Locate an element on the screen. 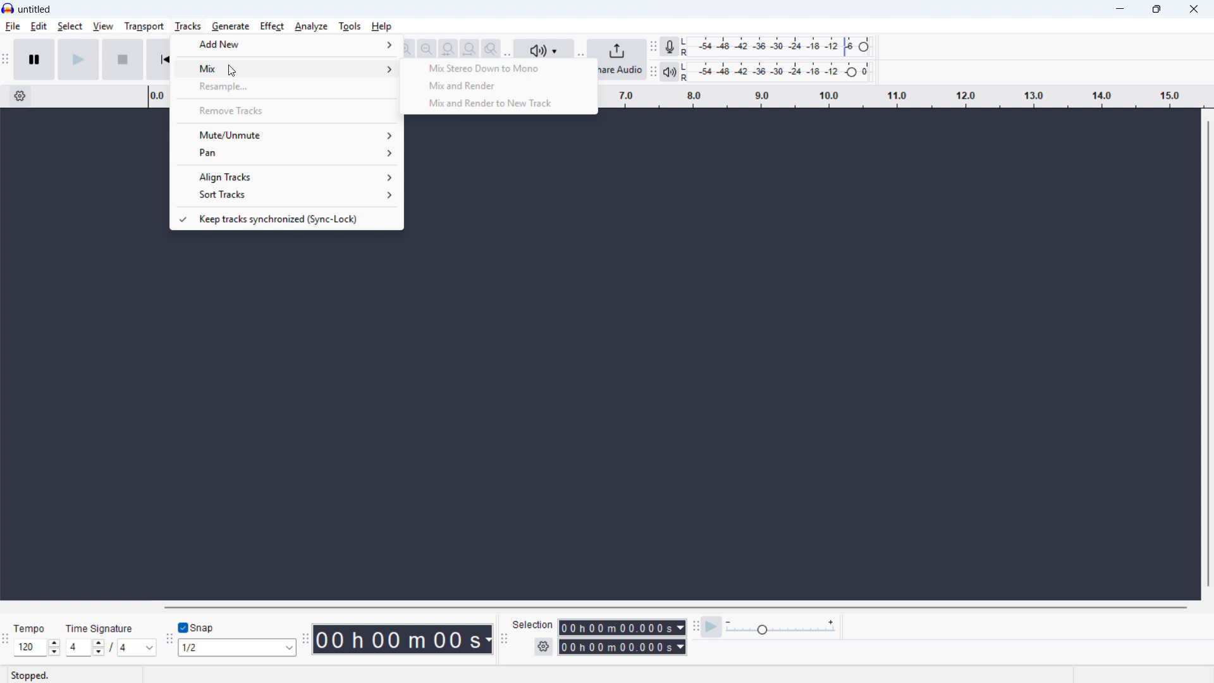 The width and height of the screenshot is (1214, 683). Timestamp  is located at coordinates (402, 639).